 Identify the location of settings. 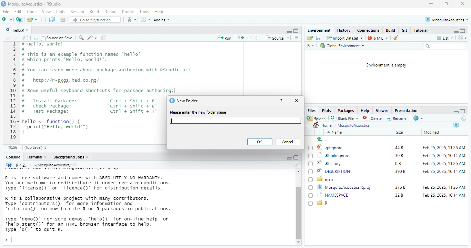
(420, 118).